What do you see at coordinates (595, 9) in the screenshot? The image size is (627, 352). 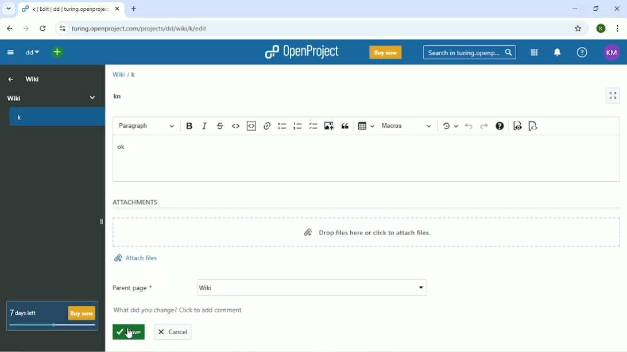 I see `Restore down` at bounding box center [595, 9].